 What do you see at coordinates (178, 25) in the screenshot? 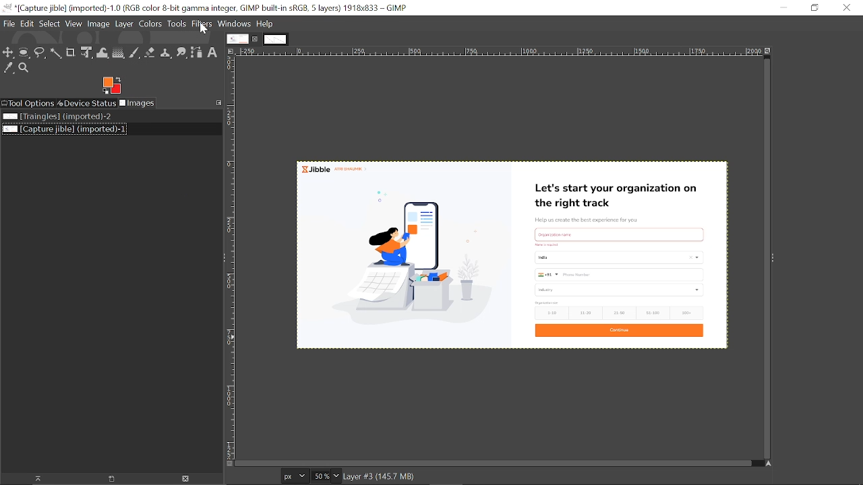
I see `Tools` at bounding box center [178, 25].